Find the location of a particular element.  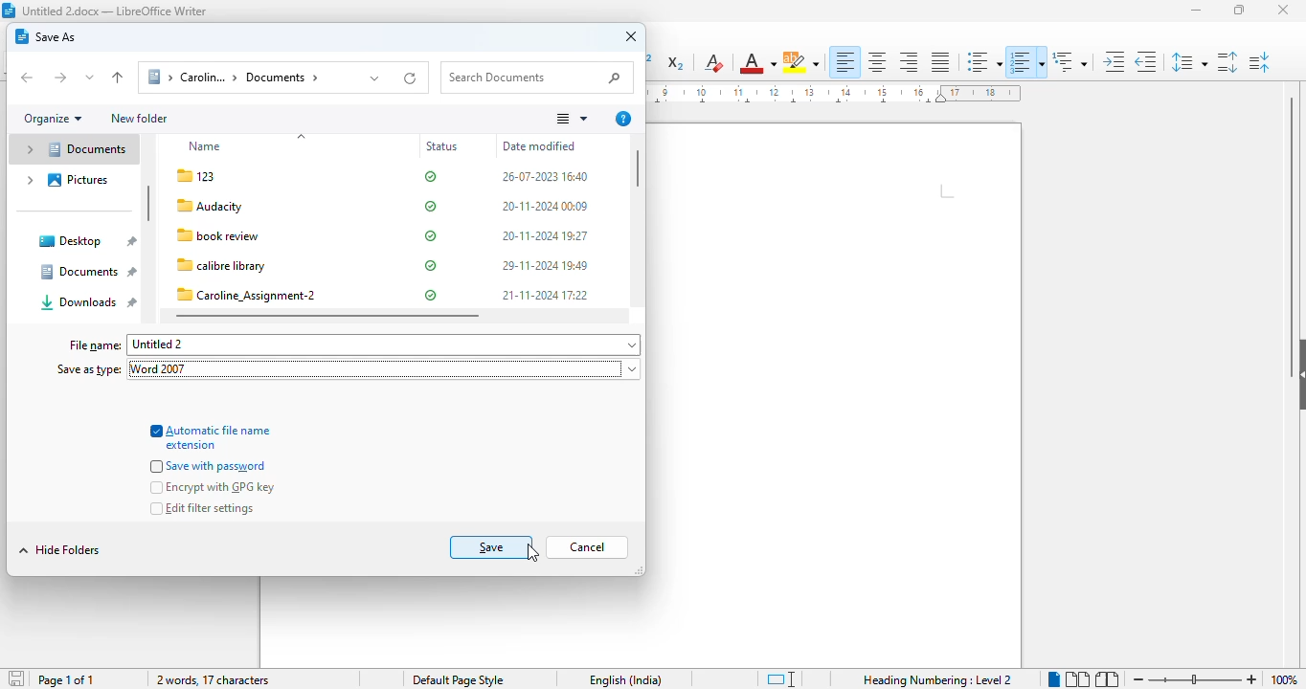

book view is located at coordinates (1106, 678).